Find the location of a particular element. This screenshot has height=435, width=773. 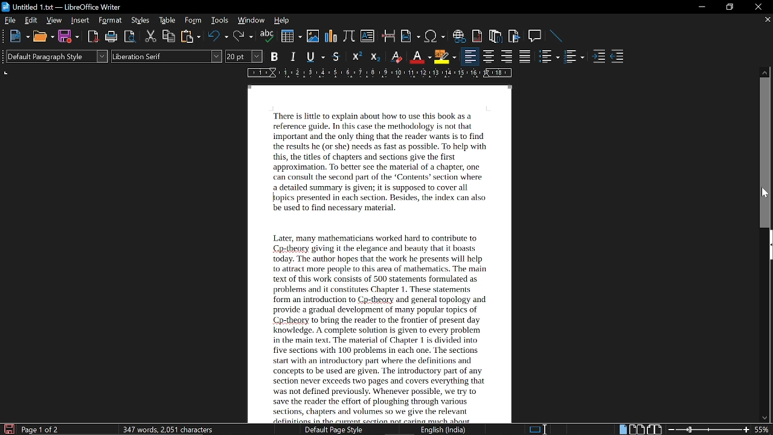

file is located at coordinates (10, 21).